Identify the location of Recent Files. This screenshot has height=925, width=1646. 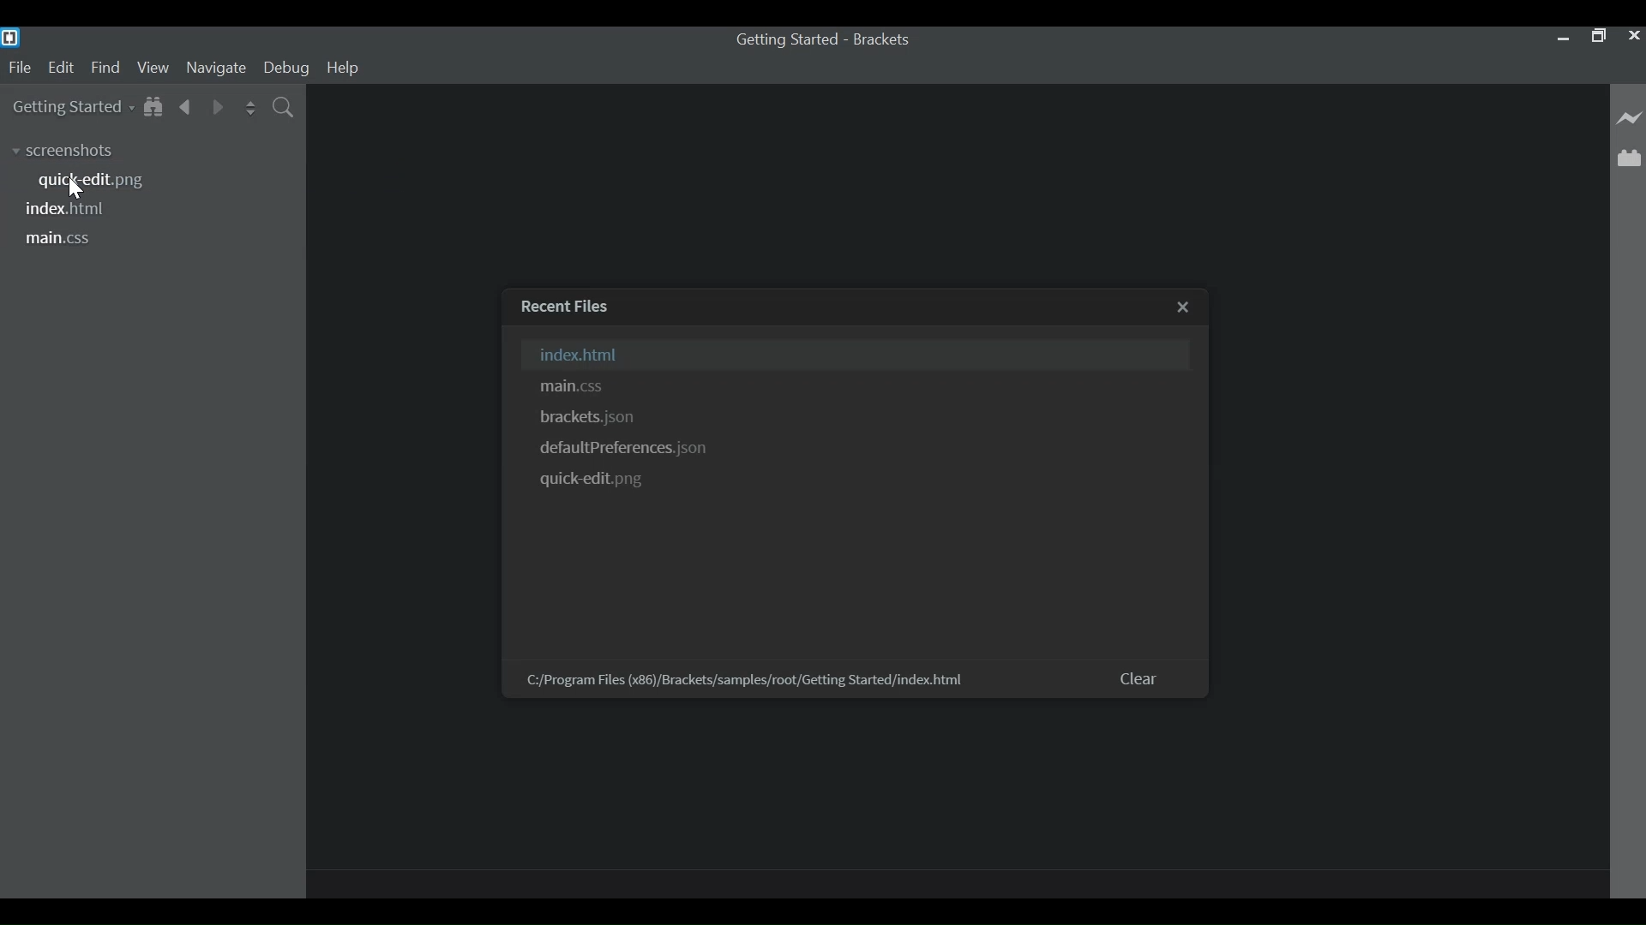
(572, 306).